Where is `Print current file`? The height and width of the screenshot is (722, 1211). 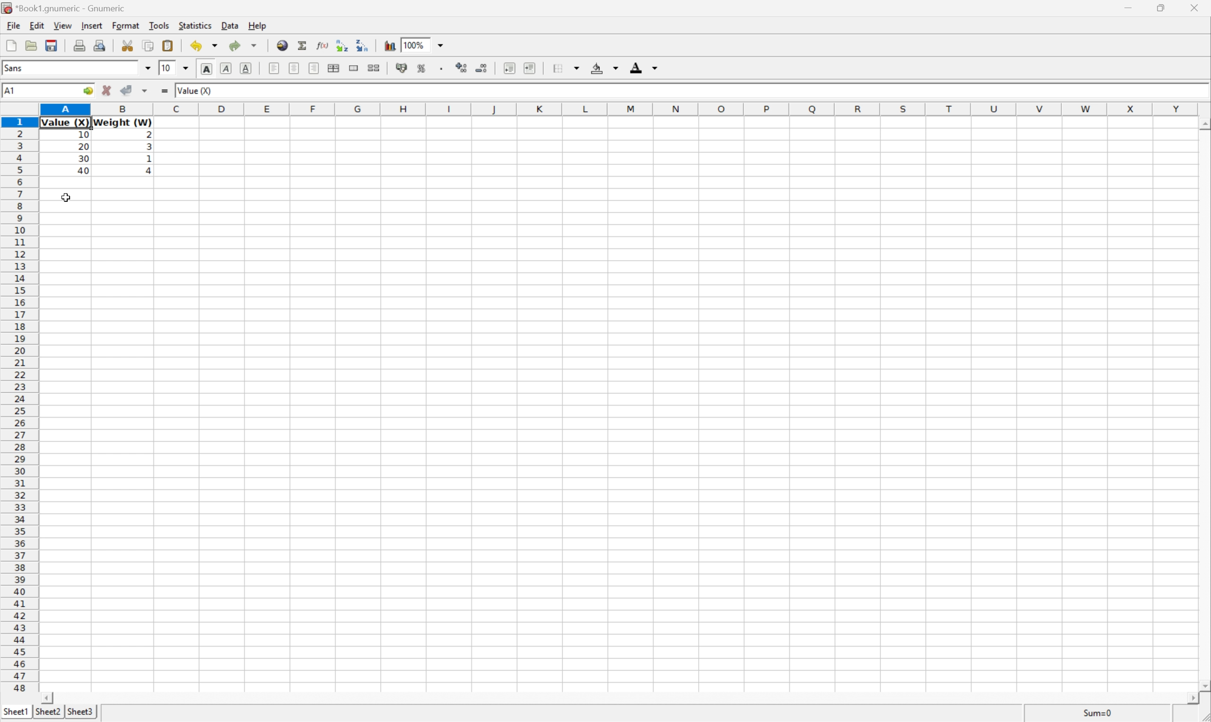 Print current file is located at coordinates (80, 45).